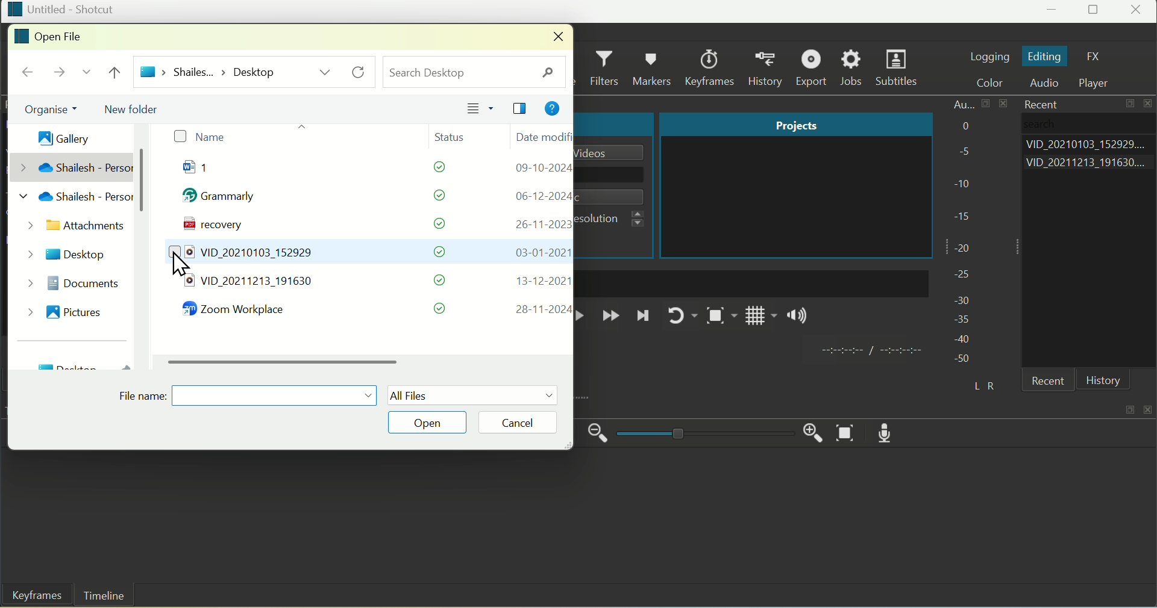 The image size is (1157, 608). I want to click on Keyframes, so click(33, 597).